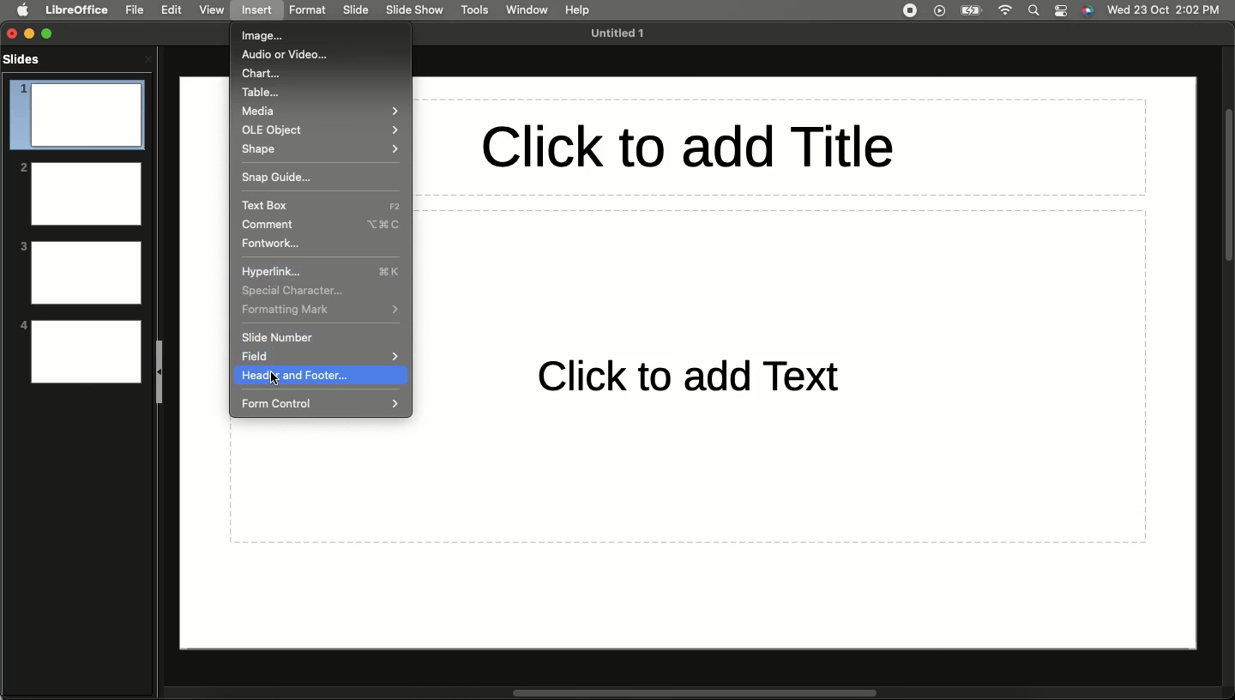 The height and width of the screenshot is (700, 1235). I want to click on Formatting mark, so click(322, 311).